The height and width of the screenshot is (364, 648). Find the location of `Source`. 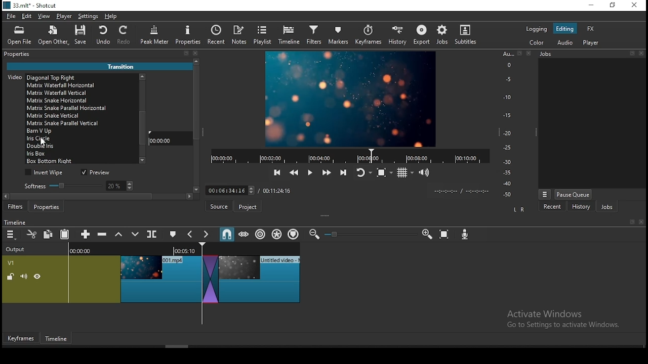

Source is located at coordinates (218, 206).